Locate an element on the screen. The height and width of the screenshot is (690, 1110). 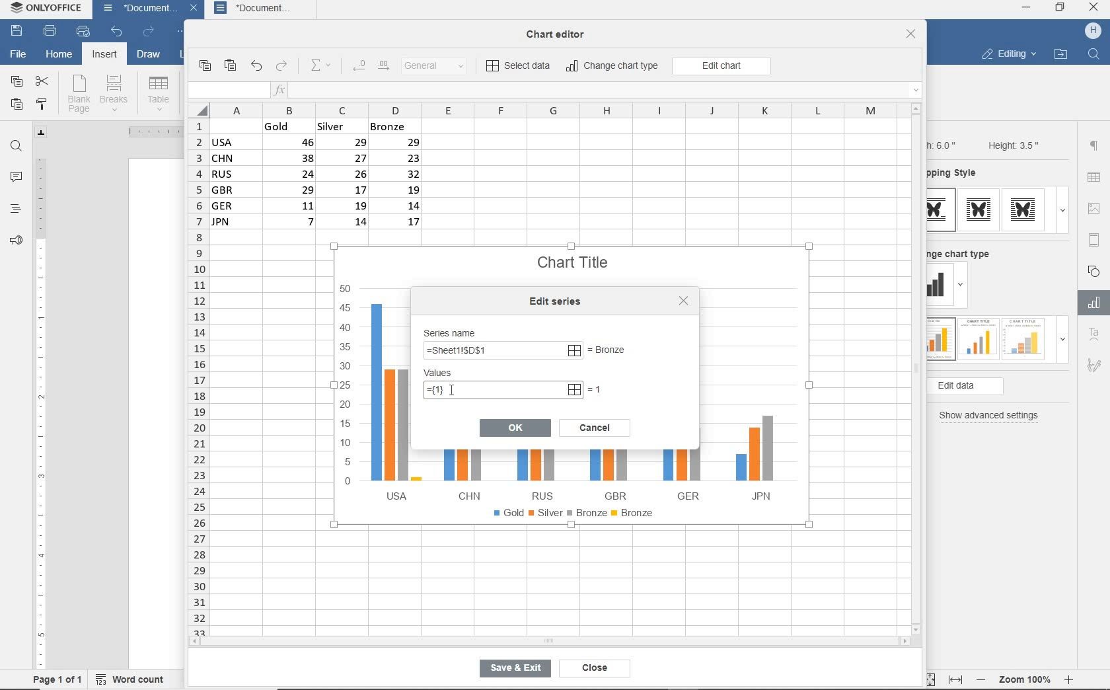
formula is located at coordinates (502, 352).